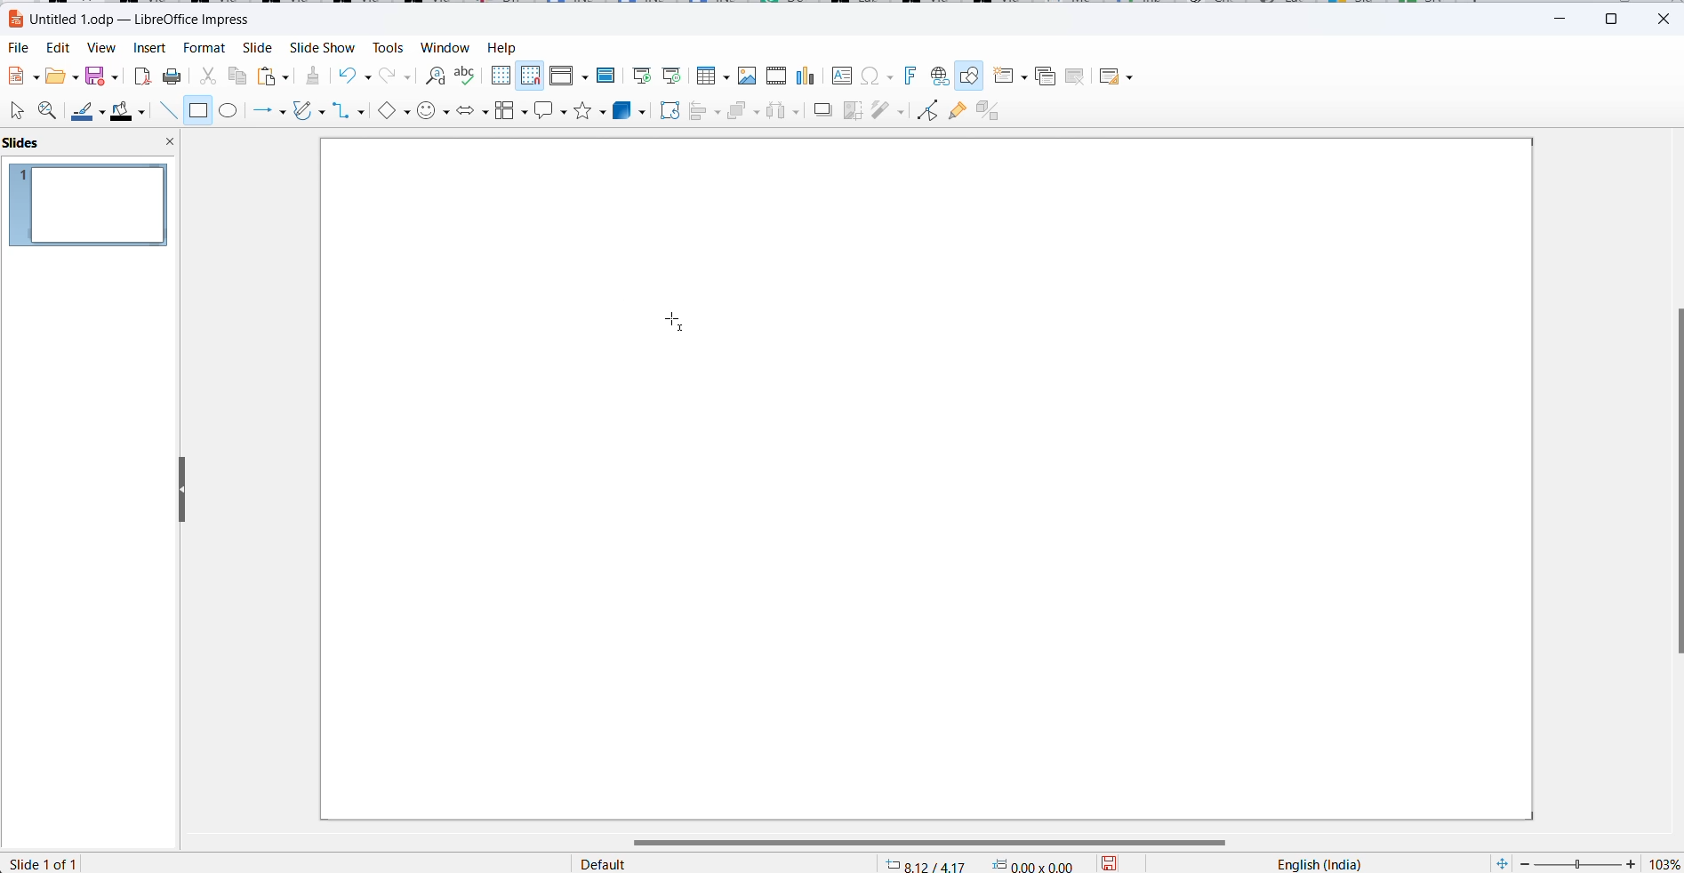 This screenshot has height=873, width=1684. What do you see at coordinates (853, 110) in the screenshot?
I see `crop image` at bounding box center [853, 110].